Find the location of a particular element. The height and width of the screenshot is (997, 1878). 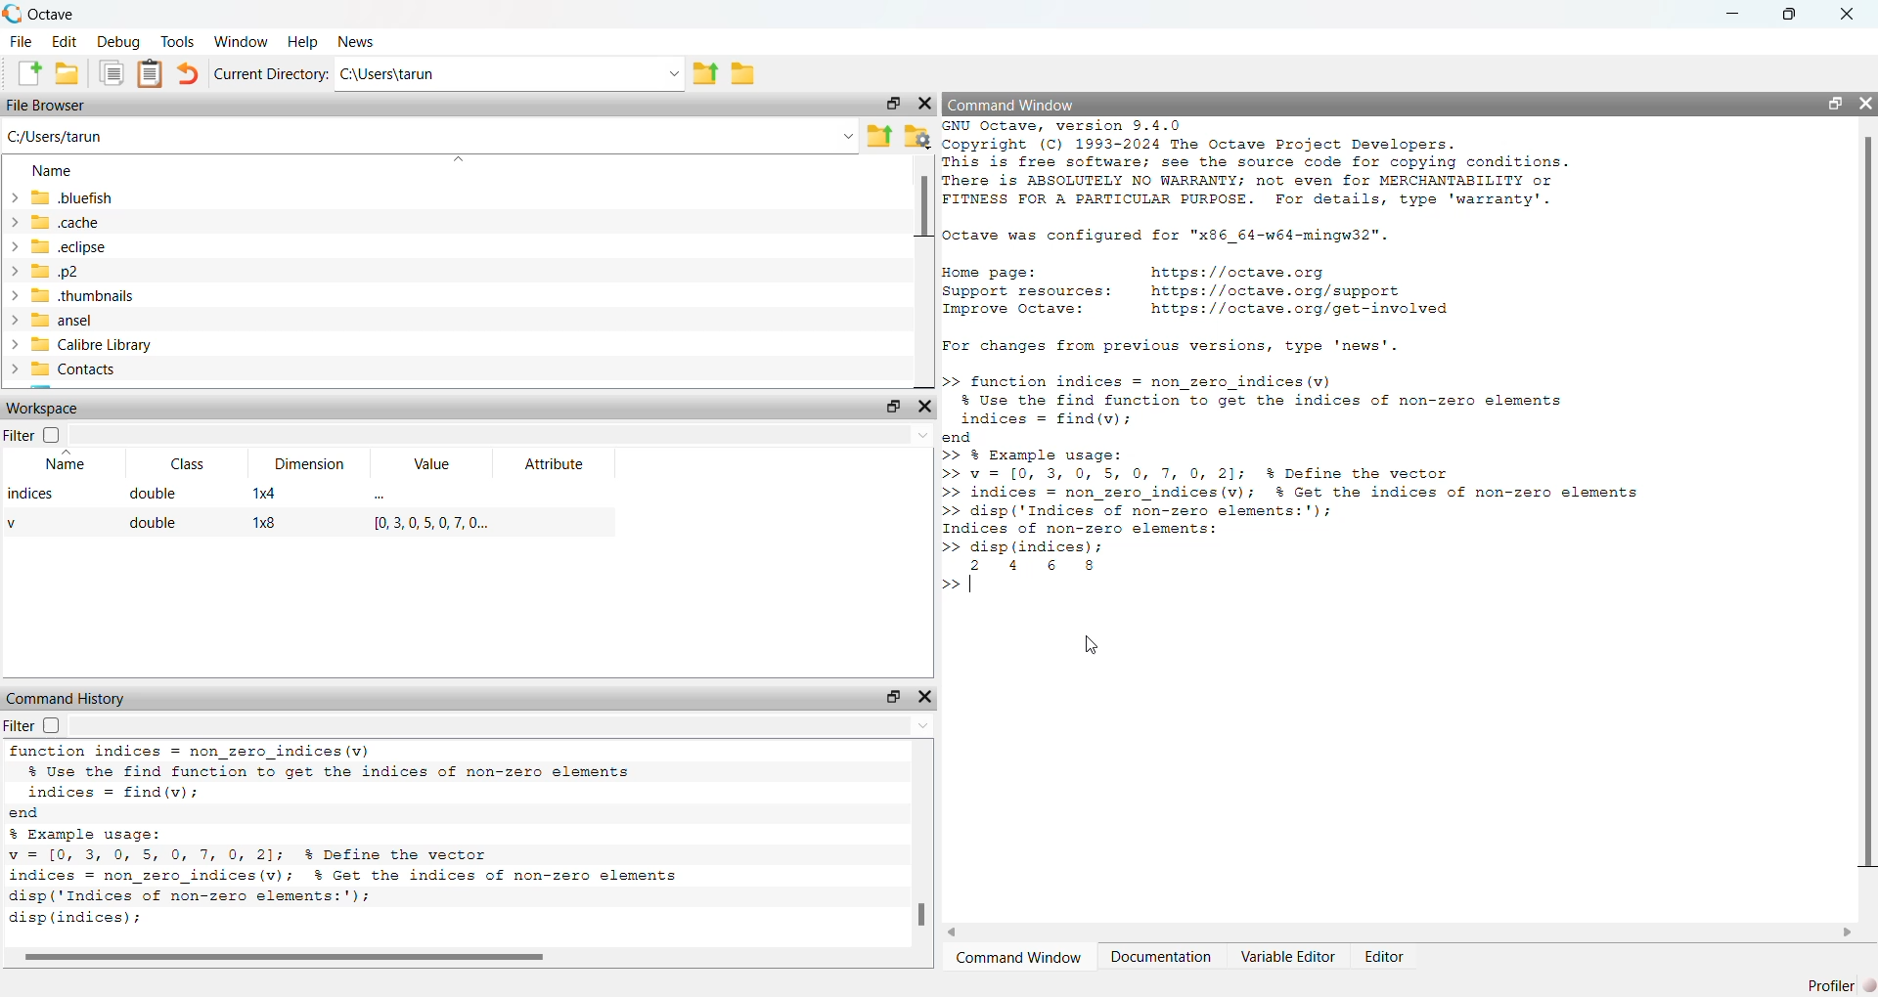

vertical scroll bar is located at coordinates (918, 848).